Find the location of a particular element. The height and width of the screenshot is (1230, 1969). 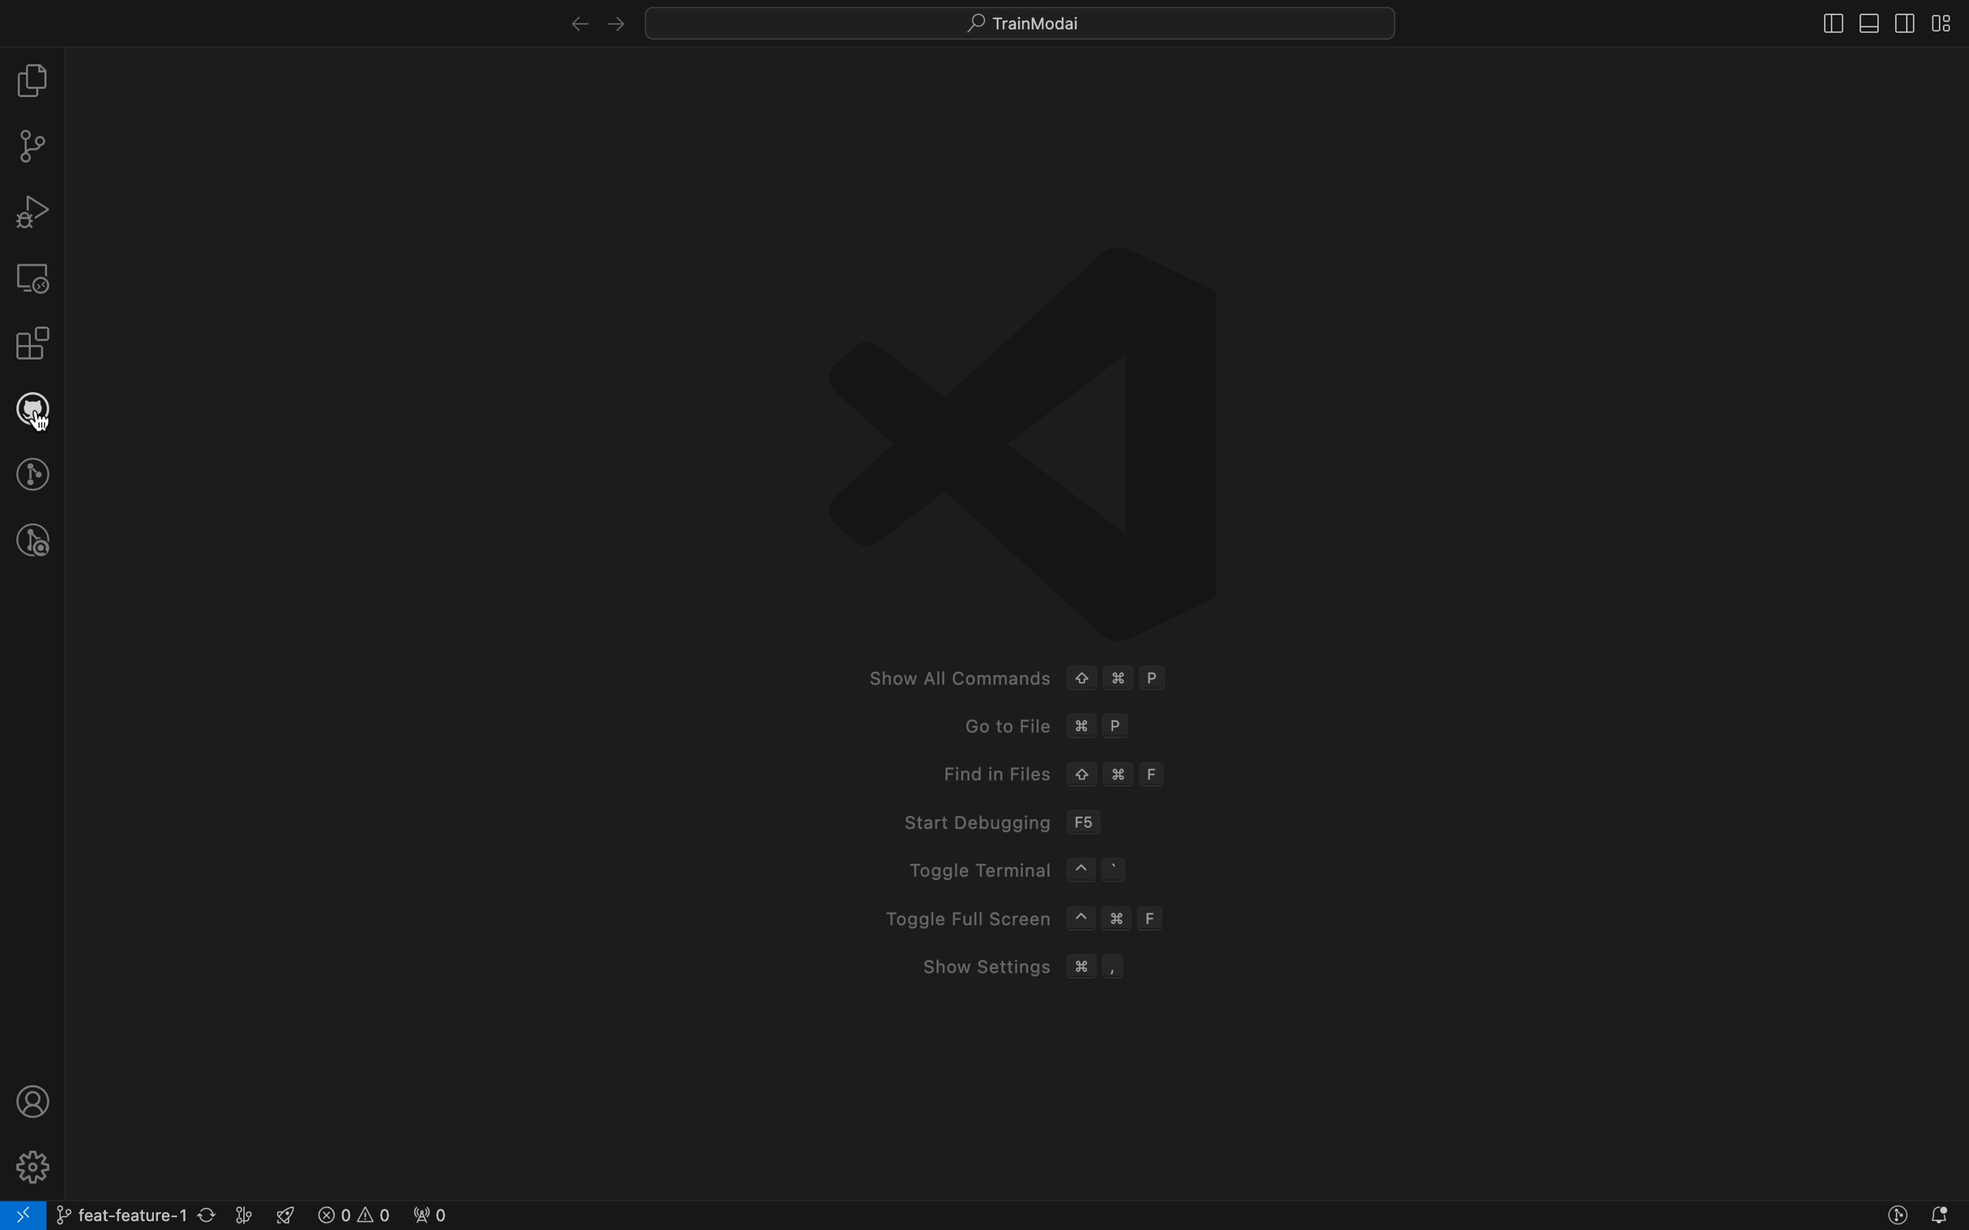

right arrow is located at coordinates (558, 20).